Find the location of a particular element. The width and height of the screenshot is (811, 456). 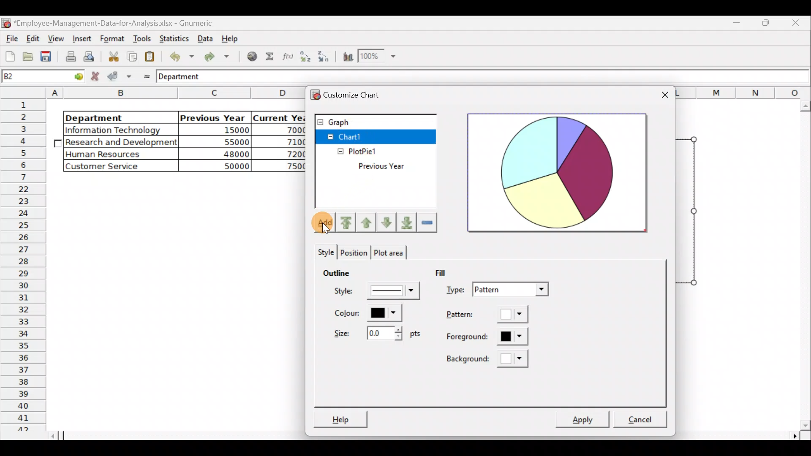

Preview is located at coordinates (558, 172).